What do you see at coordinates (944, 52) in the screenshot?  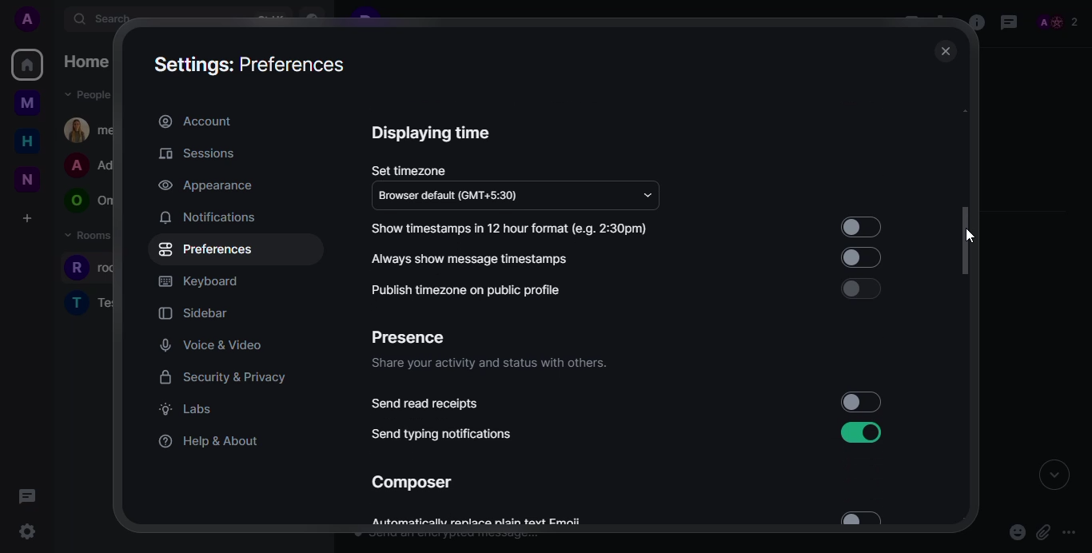 I see `close` at bounding box center [944, 52].